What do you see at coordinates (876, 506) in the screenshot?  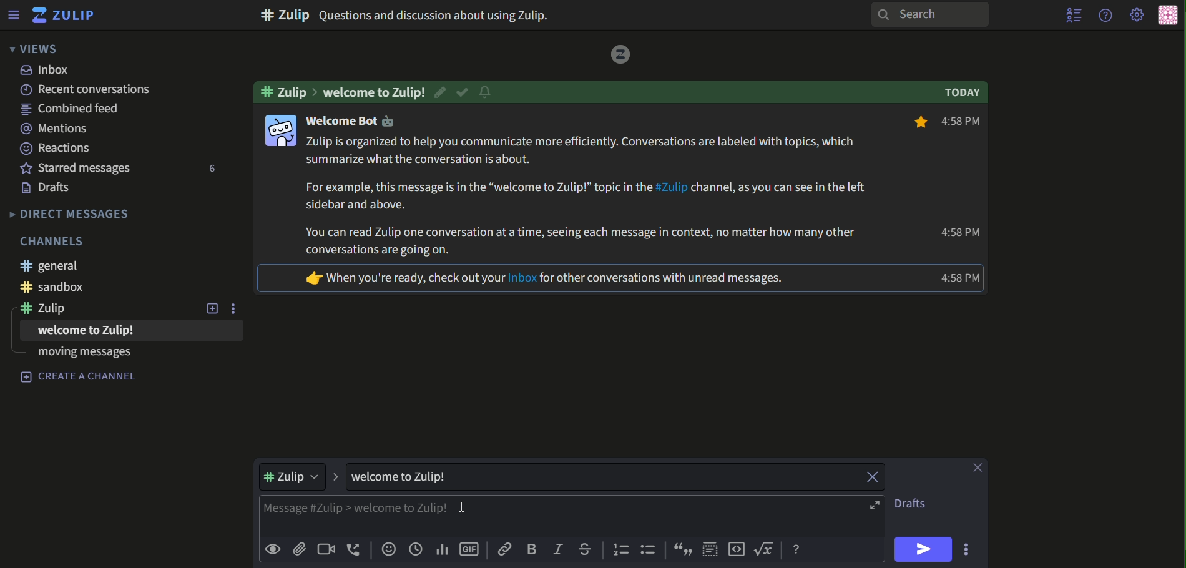 I see `fullscreen` at bounding box center [876, 506].